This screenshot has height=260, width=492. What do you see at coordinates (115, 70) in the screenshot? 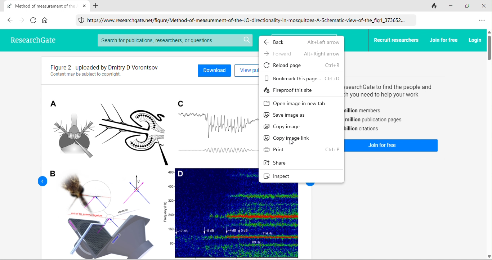
I see `Figure 2 - uploaded by Dmitry D Vorontsov - content may be subject to copyright` at bounding box center [115, 70].